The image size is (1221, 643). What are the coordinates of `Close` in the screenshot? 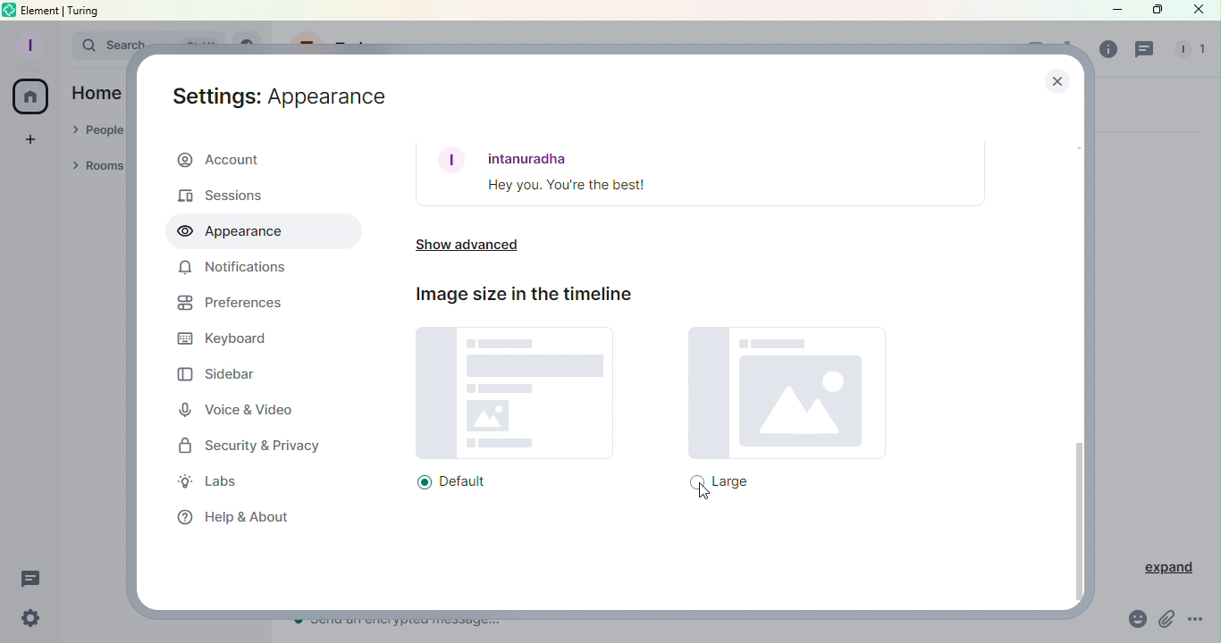 It's located at (1199, 13).